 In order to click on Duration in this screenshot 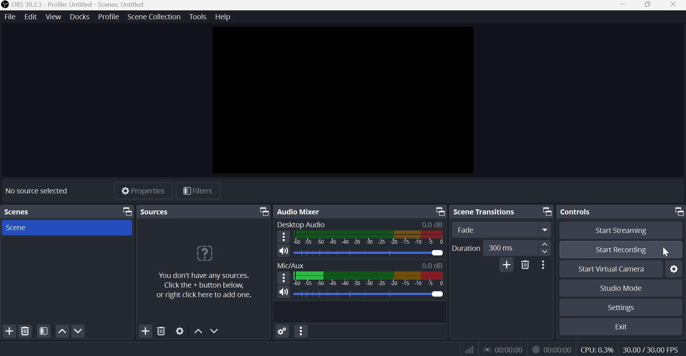, I will do `click(467, 248)`.